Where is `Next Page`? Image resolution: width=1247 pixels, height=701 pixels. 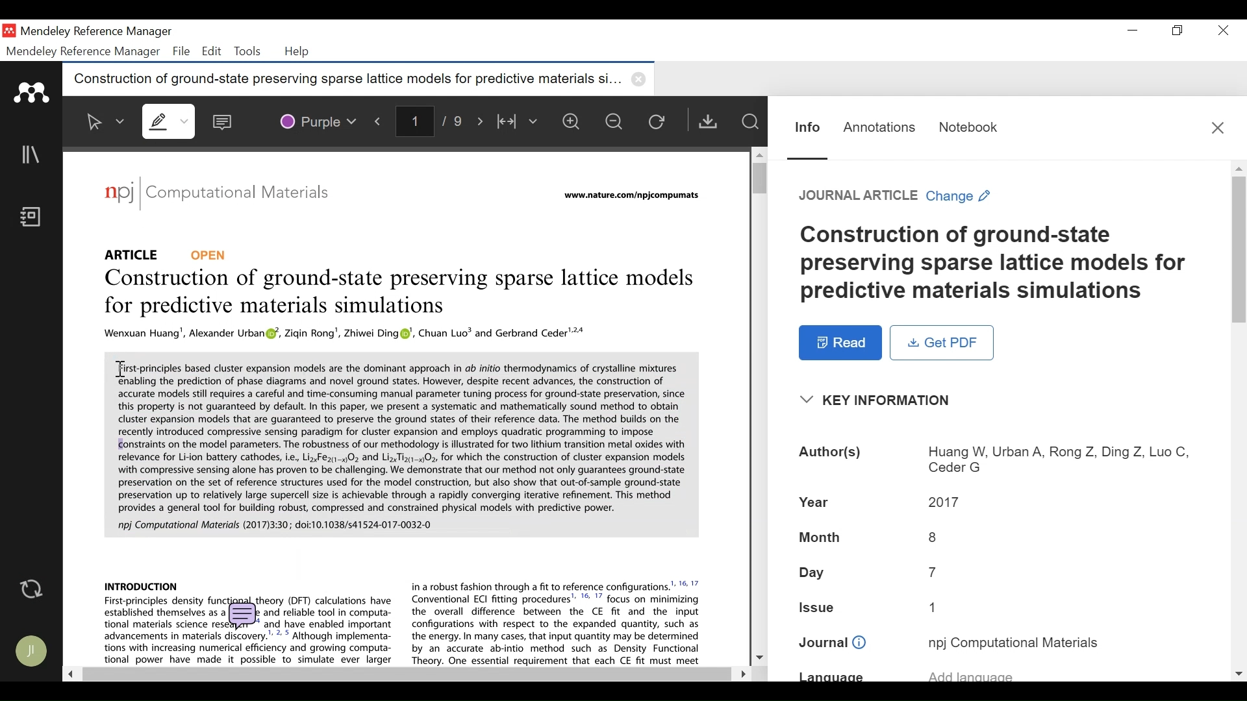
Next Page is located at coordinates (483, 119).